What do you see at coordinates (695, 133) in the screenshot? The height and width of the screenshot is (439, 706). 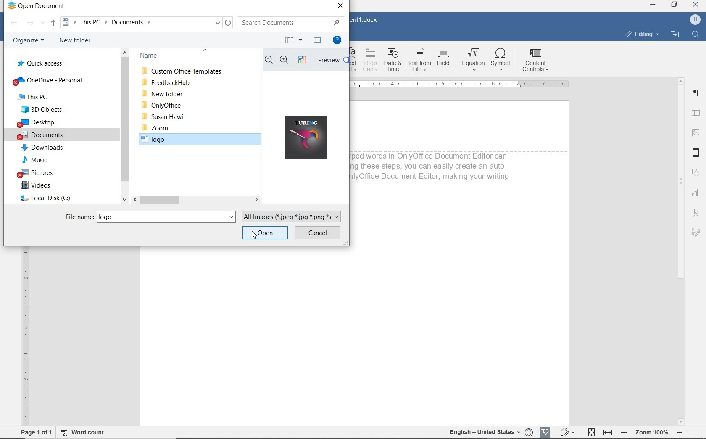 I see `IMAGE` at bounding box center [695, 133].